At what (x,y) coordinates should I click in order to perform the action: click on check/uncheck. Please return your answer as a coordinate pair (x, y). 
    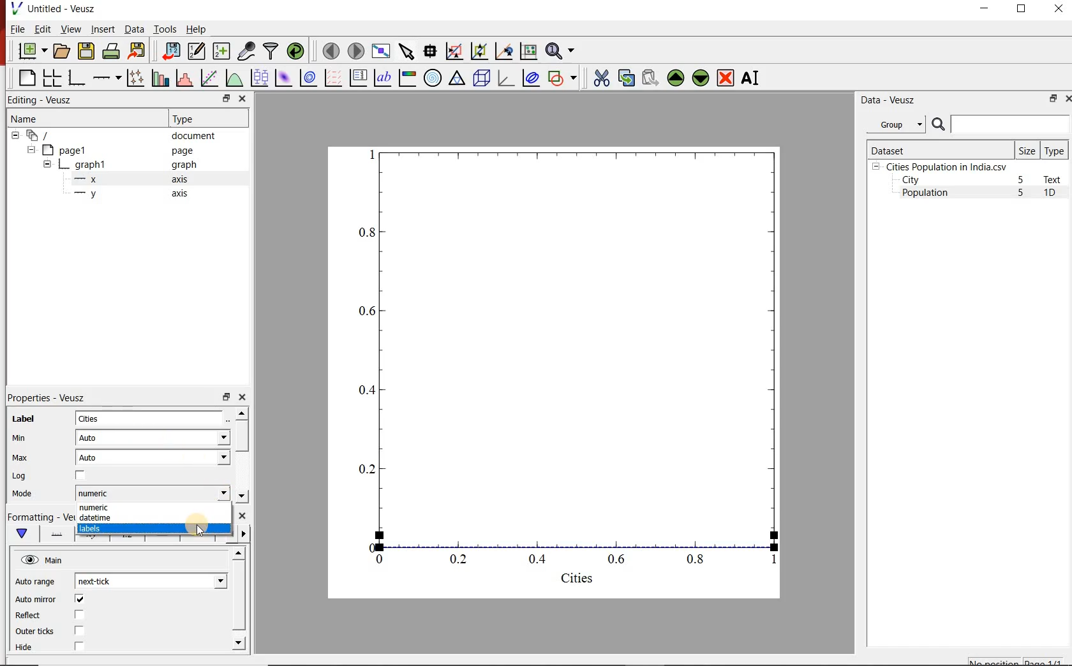
    Looking at the image, I should click on (79, 632).